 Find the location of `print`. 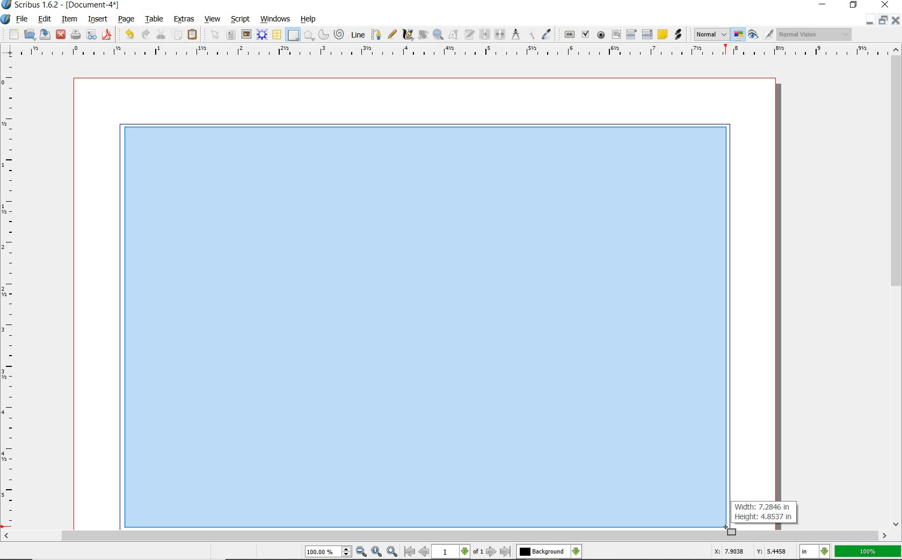

print is located at coordinates (75, 35).